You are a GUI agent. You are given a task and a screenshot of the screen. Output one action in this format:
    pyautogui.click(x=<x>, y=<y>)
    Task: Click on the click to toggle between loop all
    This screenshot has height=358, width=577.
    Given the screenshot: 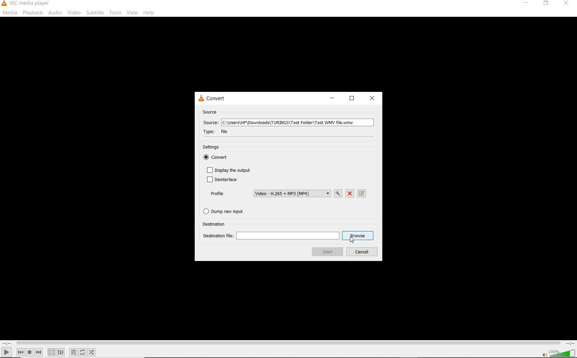 What is the action you would take?
    pyautogui.click(x=83, y=352)
    